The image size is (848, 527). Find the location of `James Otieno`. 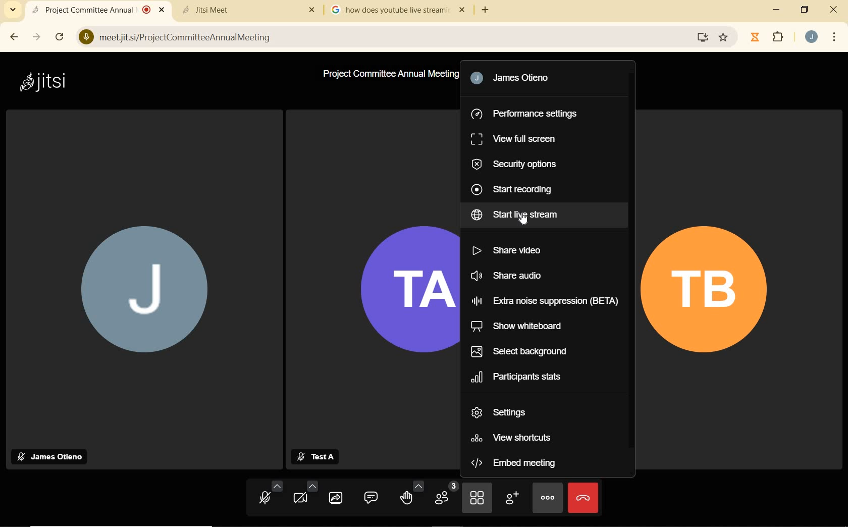

James Otieno is located at coordinates (52, 456).